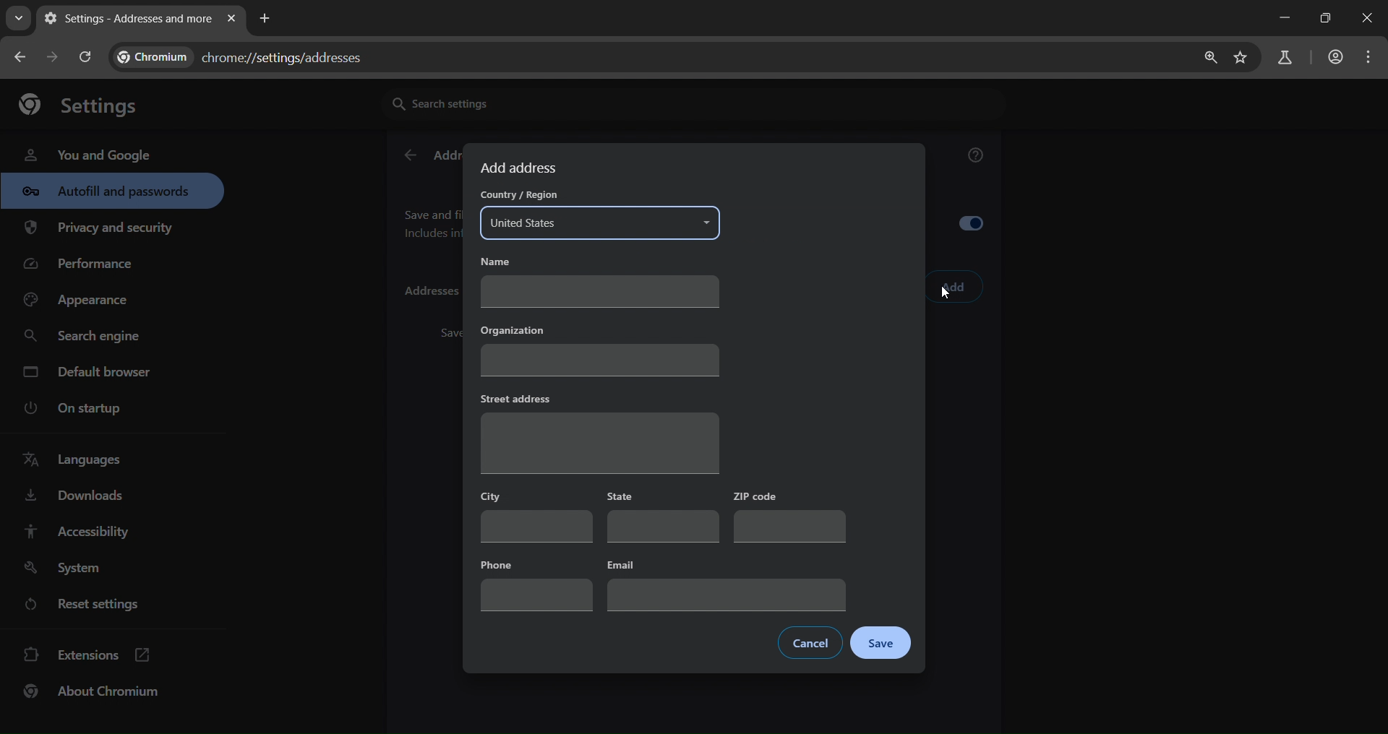 The image size is (1388, 734). Describe the element at coordinates (1333, 59) in the screenshot. I see `account` at that location.